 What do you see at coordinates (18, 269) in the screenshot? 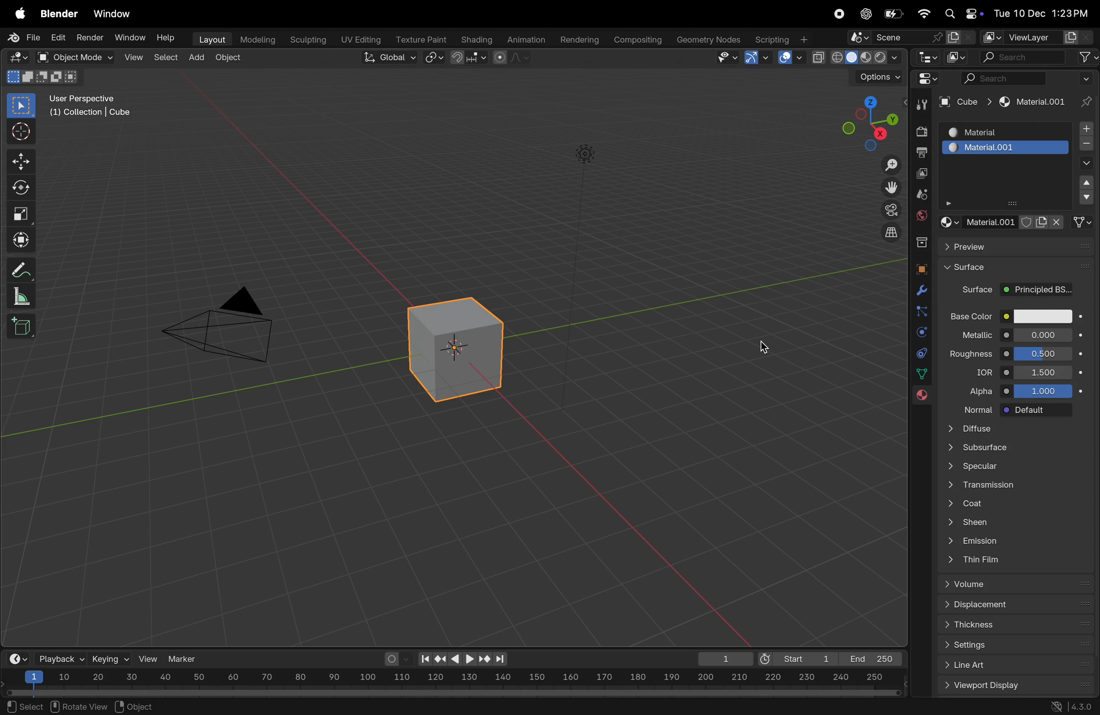
I see `annotate` at bounding box center [18, 269].